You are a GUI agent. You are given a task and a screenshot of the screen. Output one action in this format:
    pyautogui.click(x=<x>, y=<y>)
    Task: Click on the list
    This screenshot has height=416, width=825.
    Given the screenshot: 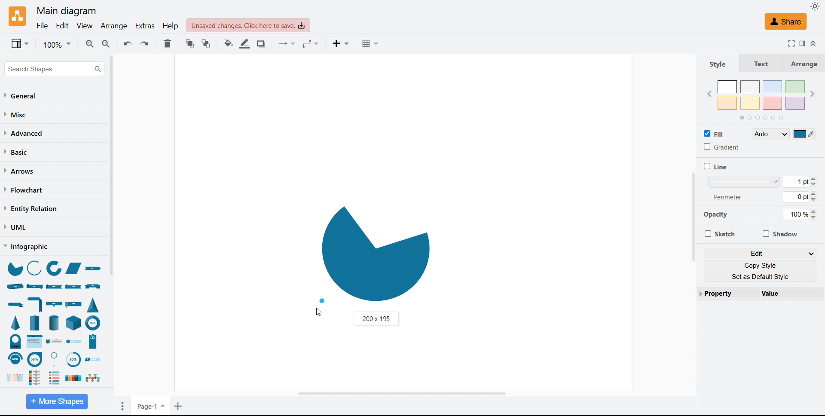 What is the action you would take?
    pyautogui.click(x=72, y=378)
    